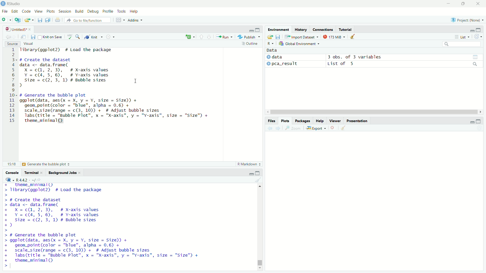 This screenshot has height=273, width=486. I want to click on find and replace, so click(78, 36).